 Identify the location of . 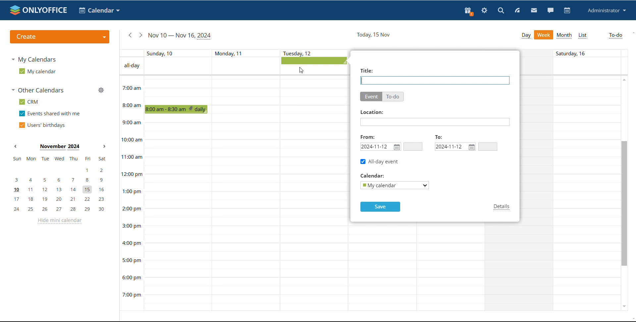
(372, 112).